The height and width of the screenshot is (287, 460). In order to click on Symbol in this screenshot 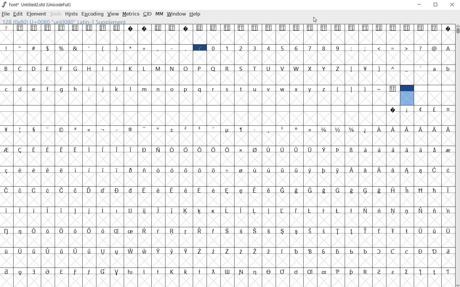, I will do `click(35, 190)`.